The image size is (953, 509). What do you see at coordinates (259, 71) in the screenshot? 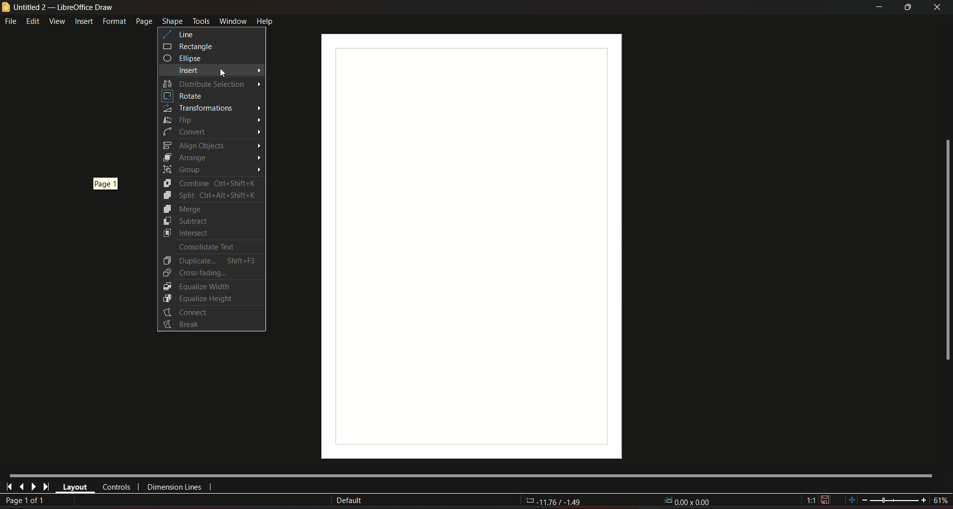
I see `Arrow` at bounding box center [259, 71].